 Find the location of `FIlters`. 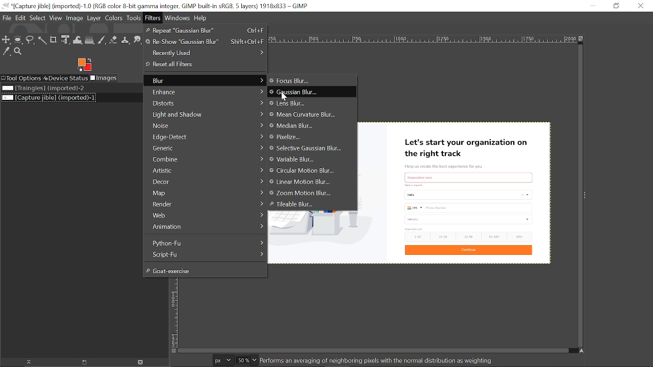

FIlters is located at coordinates (154, 18).